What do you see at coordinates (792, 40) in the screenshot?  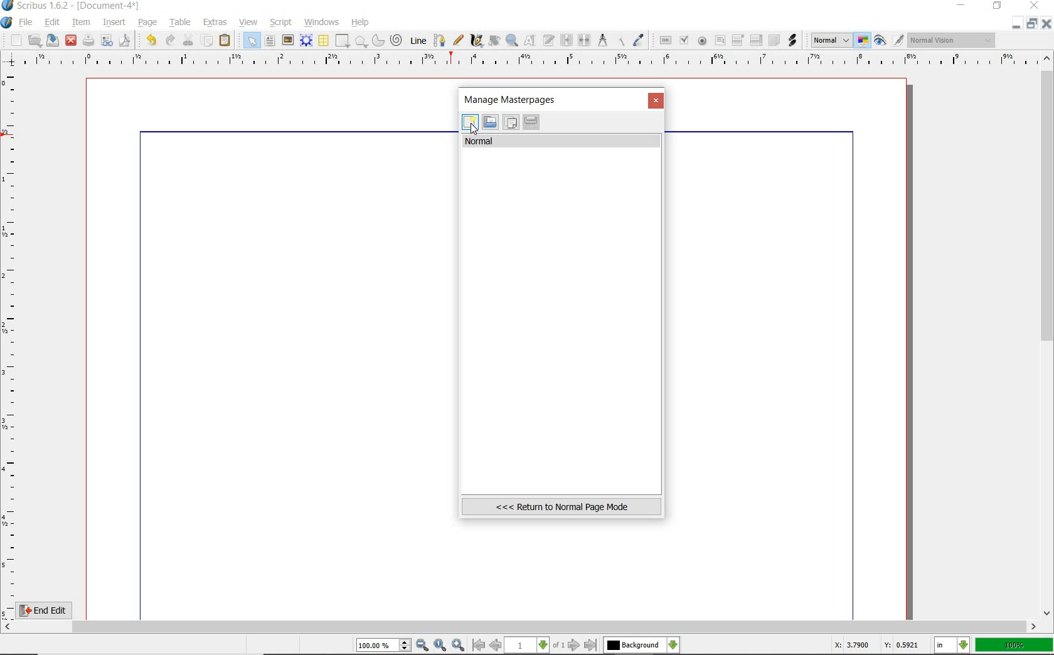 I see `link annotation` at bounding box center [792, 40].